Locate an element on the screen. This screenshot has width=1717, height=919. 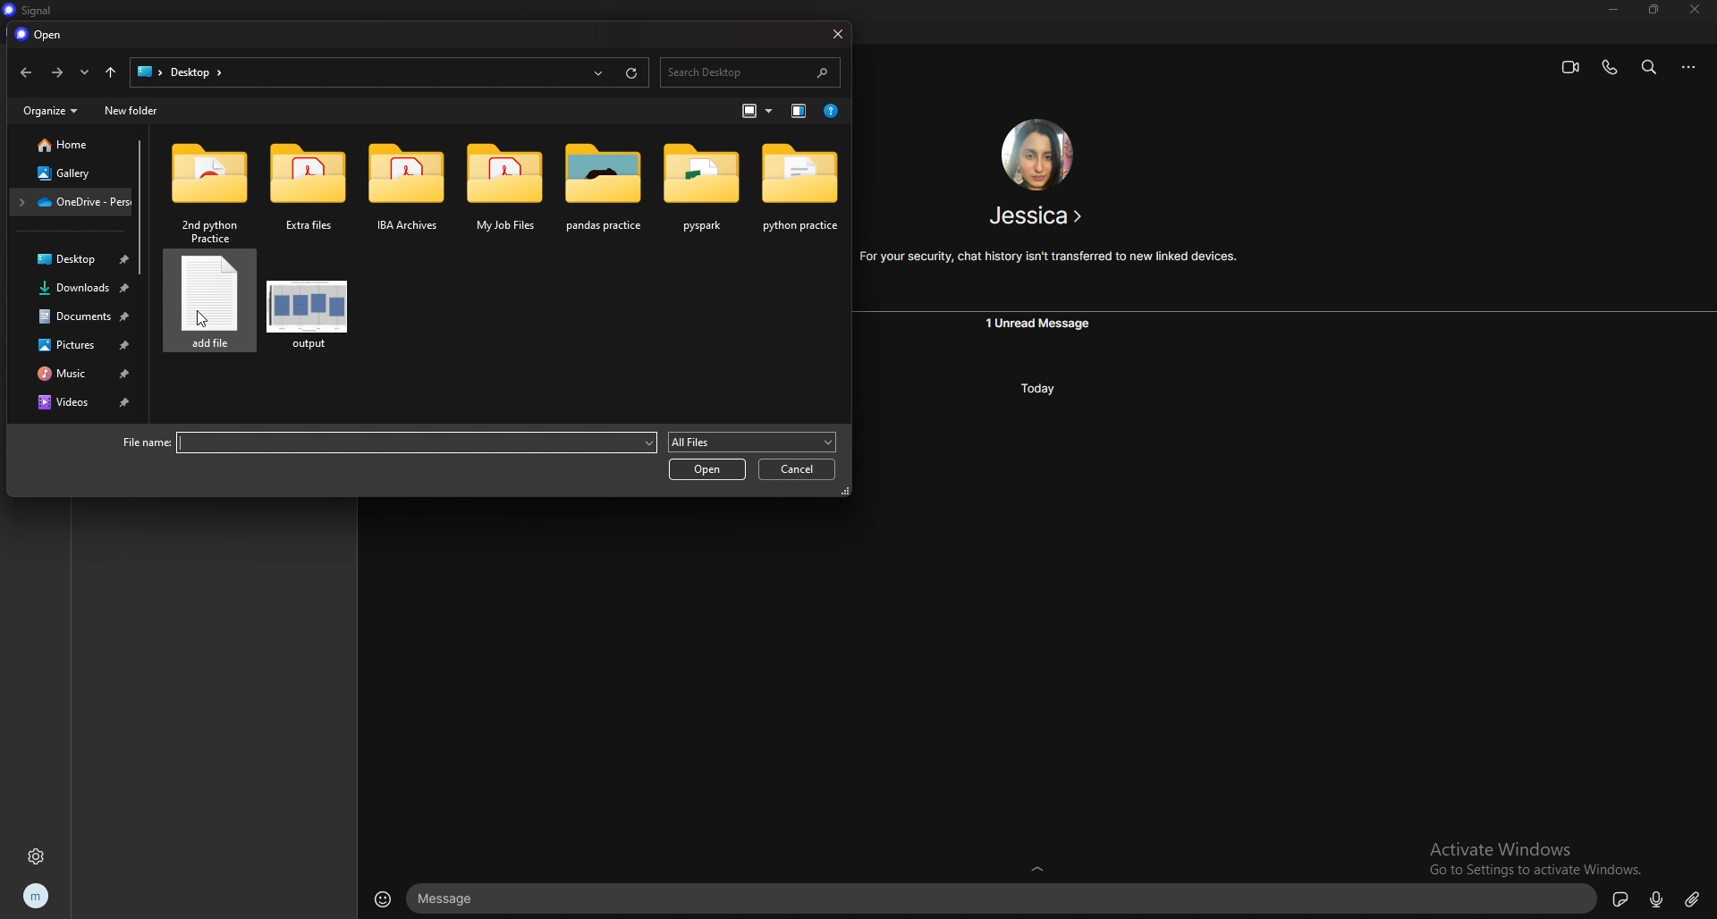
cancel is located at coordinates (798, 468).